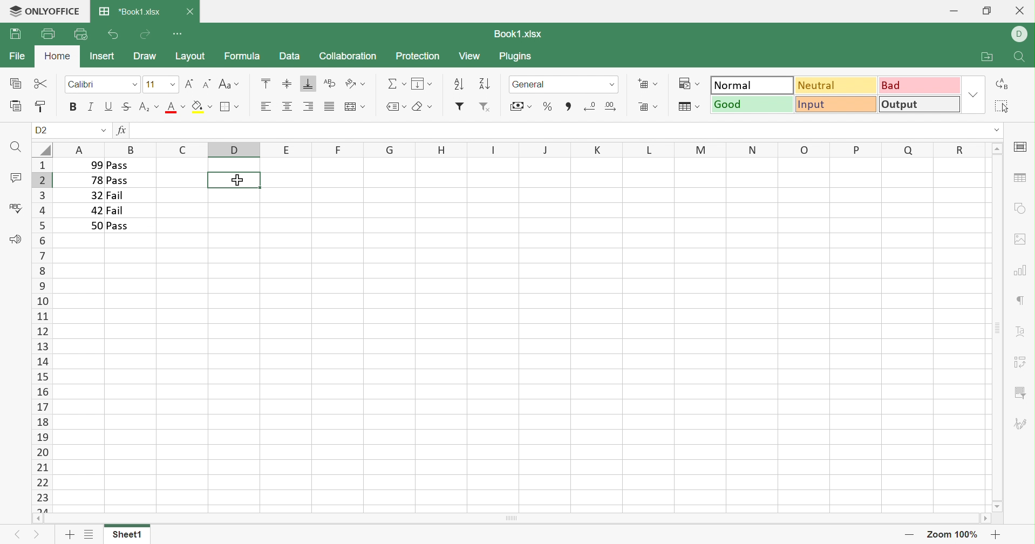 Image resolution: width=1035 pixels, height=544 pixels. What do you see at coordinates (101, 56) in the screenshot?
I see `Insert` at bounding box center [101, 56].